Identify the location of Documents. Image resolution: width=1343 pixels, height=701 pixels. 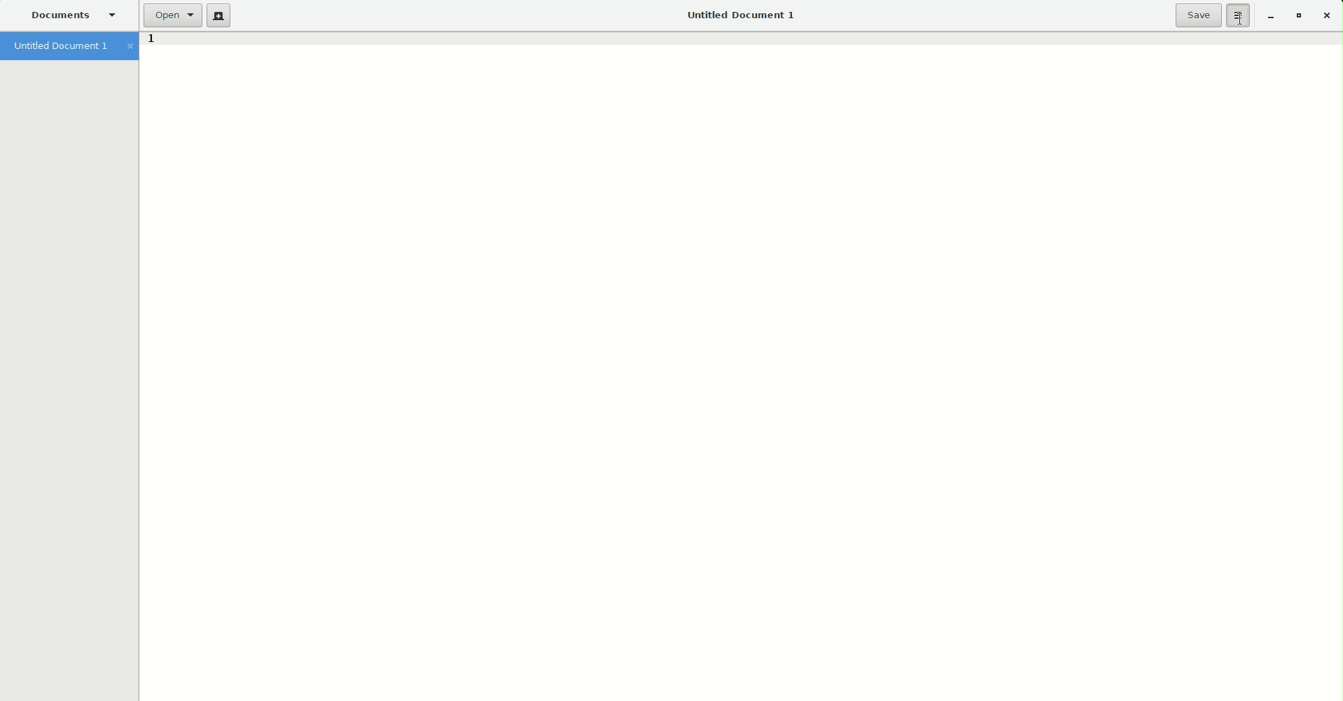
(74, 15).